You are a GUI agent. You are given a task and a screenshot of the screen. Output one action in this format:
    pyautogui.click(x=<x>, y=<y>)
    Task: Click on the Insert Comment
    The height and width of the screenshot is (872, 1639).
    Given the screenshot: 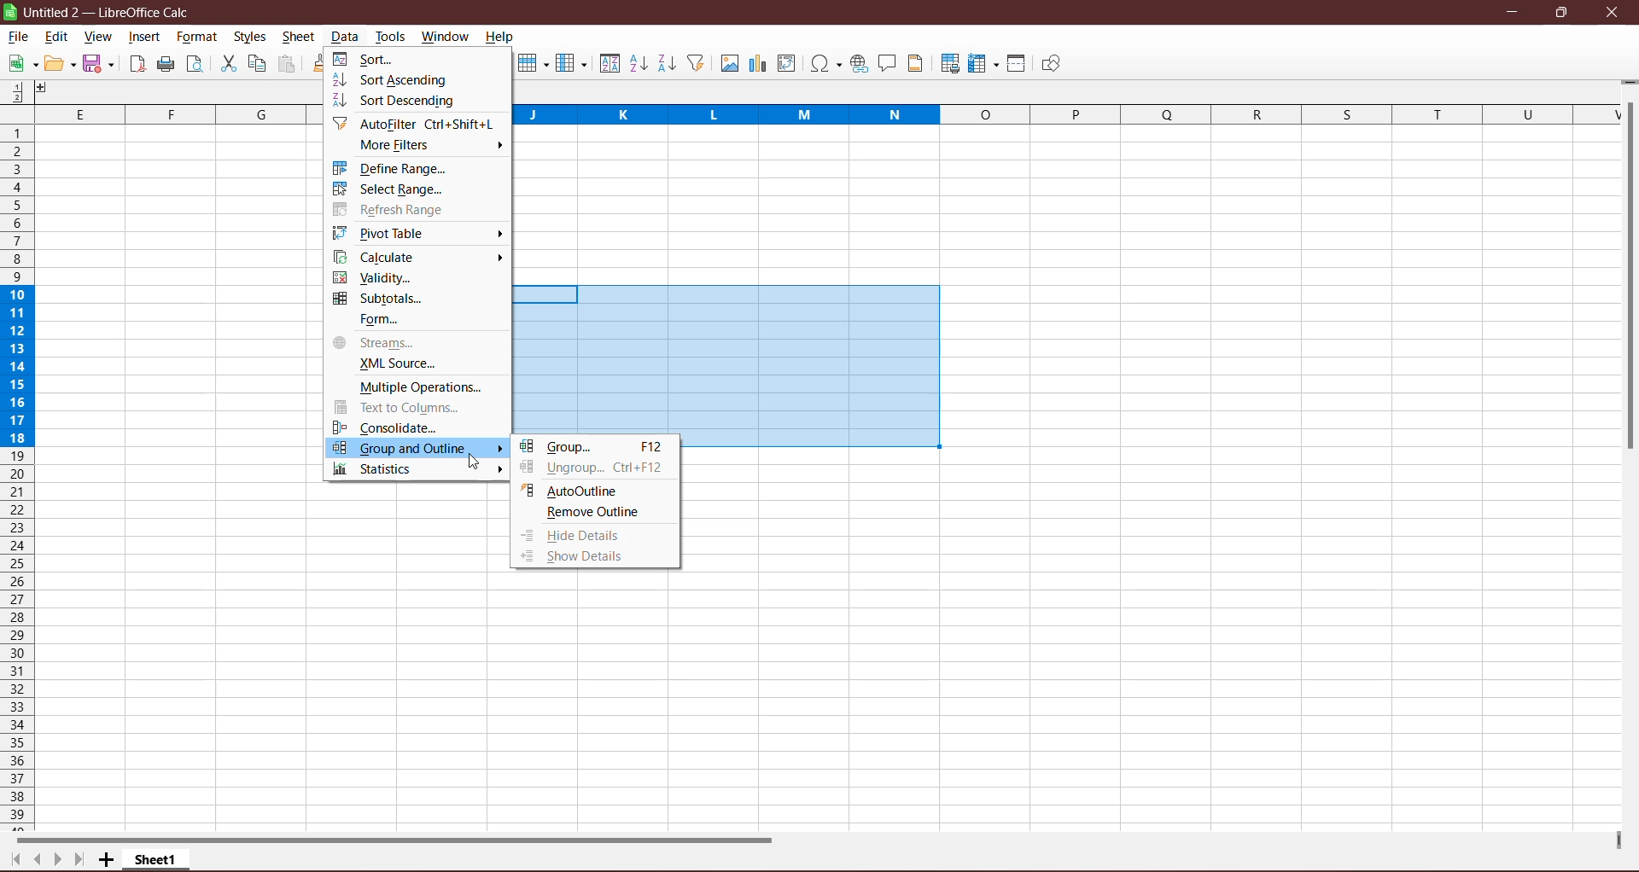 What is the action you would take?
    pyautogui.click(x=888, y=64)
    